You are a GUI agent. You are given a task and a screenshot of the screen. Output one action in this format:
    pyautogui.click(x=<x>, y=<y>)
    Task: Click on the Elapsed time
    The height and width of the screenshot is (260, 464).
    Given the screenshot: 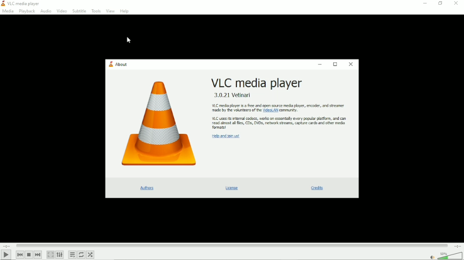 What is the action you would take?
    pyautogui.click(x=6, y=246)
    